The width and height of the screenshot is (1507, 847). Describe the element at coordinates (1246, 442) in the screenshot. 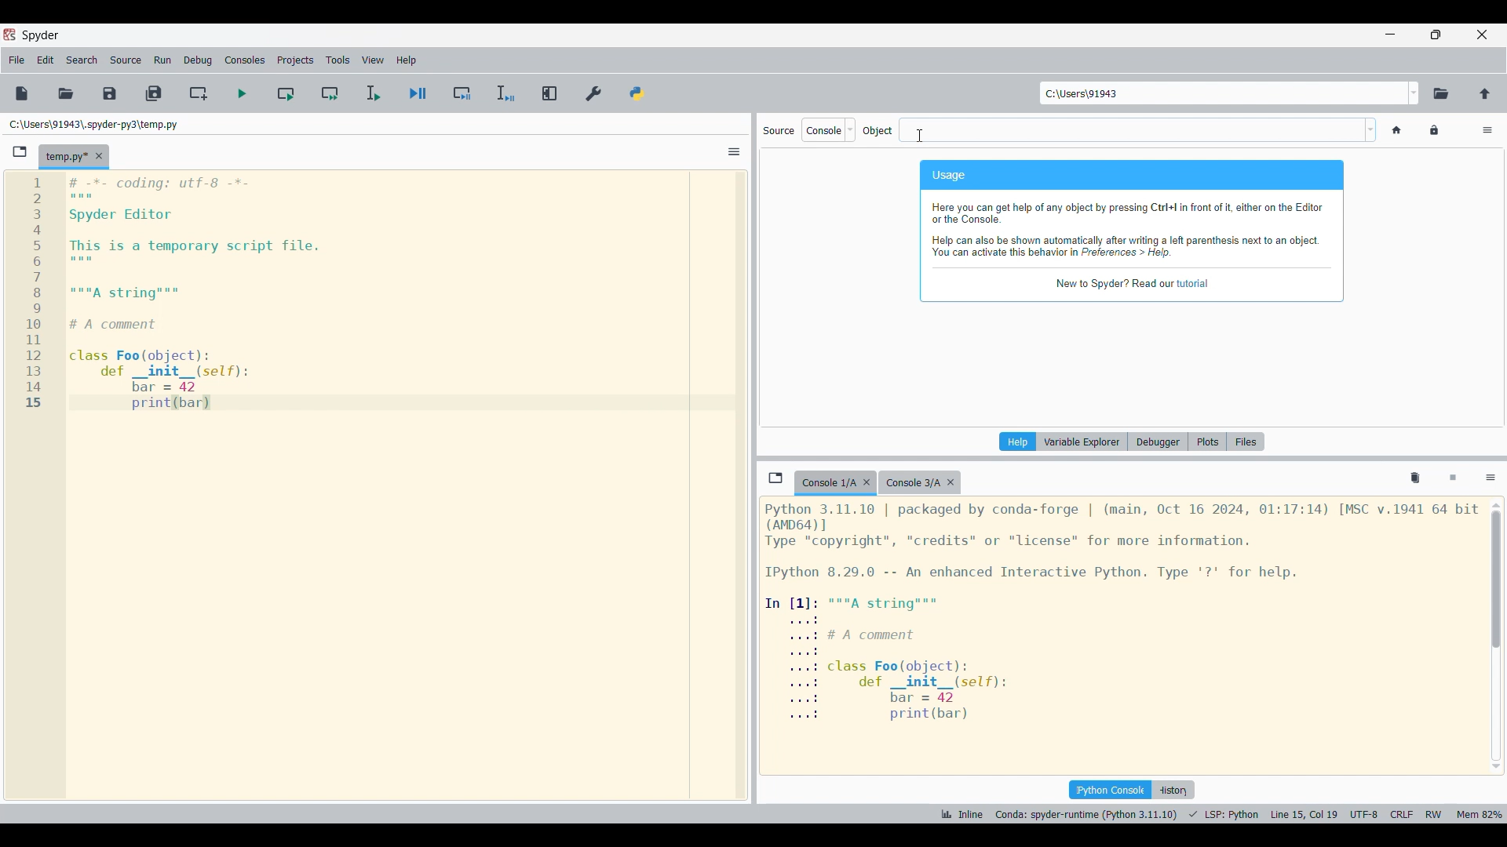

I see `Files` at that location.